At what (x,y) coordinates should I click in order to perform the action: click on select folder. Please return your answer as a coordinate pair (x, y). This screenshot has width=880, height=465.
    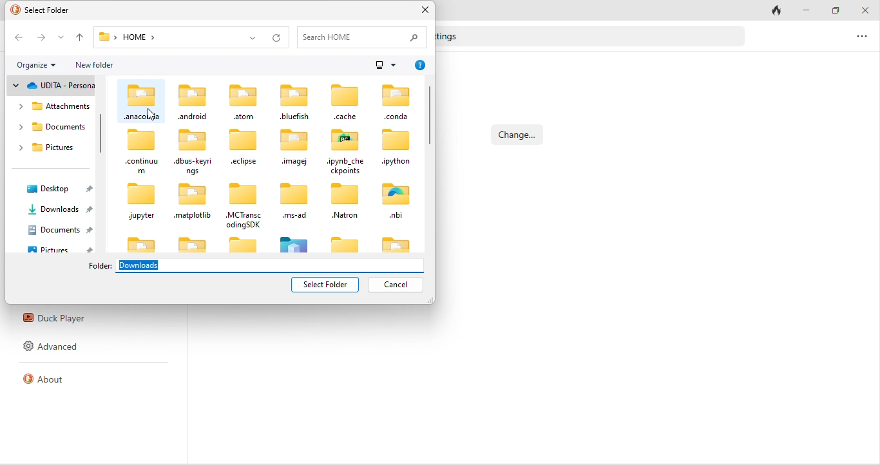
    Looking at the image, I should click on (327, 283).